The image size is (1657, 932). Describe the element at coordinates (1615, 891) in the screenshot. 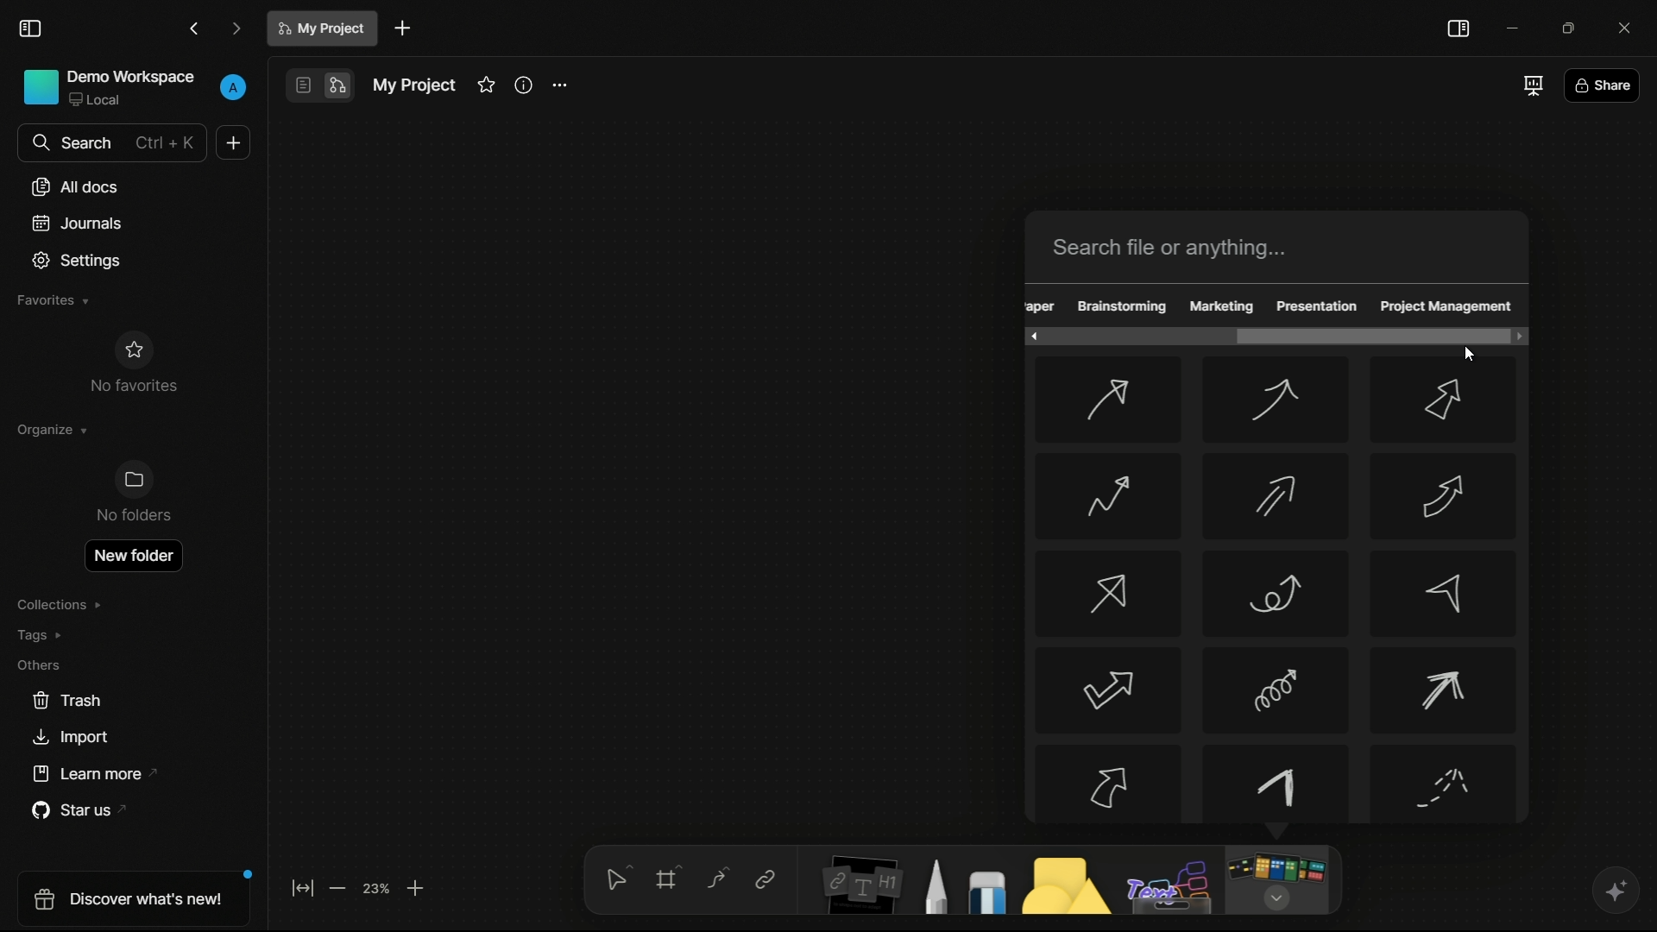

I see `ai assistant` at that location.